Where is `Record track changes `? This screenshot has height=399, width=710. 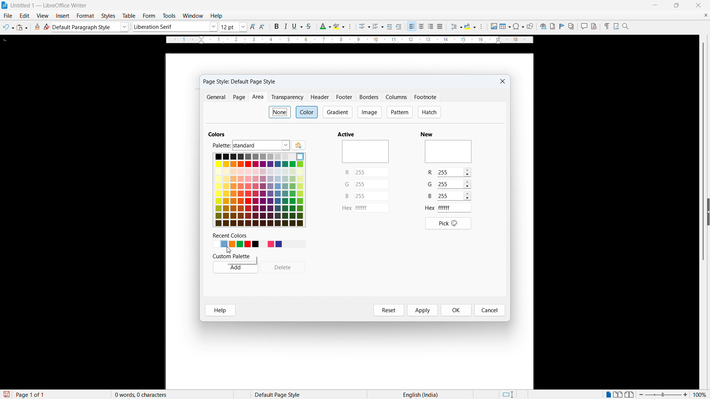
Record track changes  is located at coordinates (594, 26).